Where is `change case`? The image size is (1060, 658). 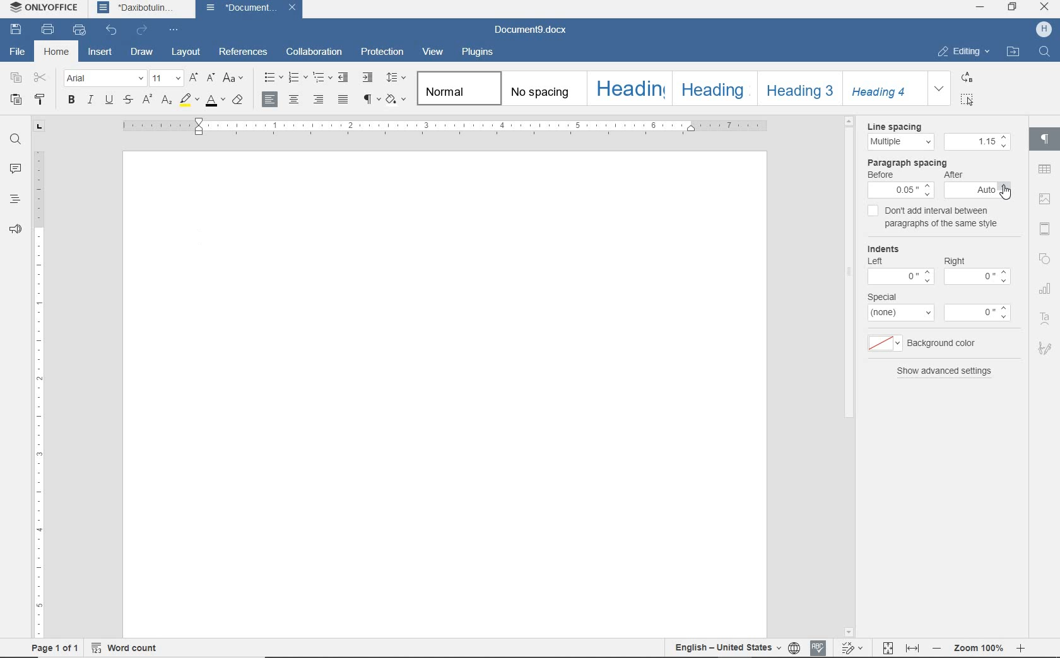
change case is located at coordinates (234, 79).